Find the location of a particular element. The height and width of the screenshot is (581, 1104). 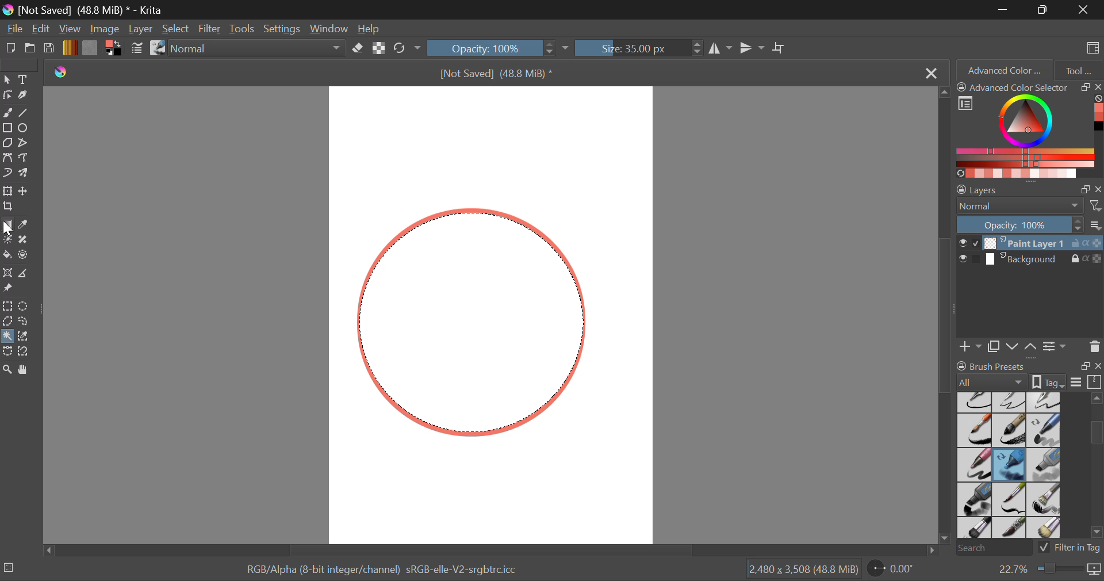

Bristles-1 Details is located at coordinates (1010, 499).